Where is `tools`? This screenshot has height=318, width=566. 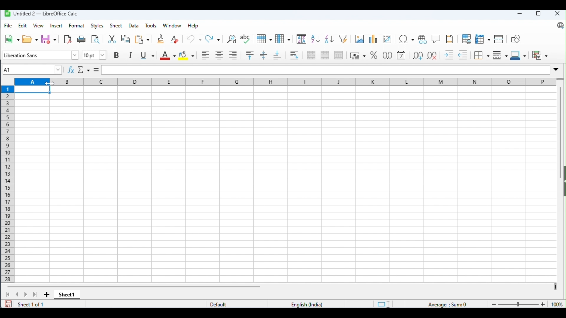
tools is located at coordinates (152, 26).